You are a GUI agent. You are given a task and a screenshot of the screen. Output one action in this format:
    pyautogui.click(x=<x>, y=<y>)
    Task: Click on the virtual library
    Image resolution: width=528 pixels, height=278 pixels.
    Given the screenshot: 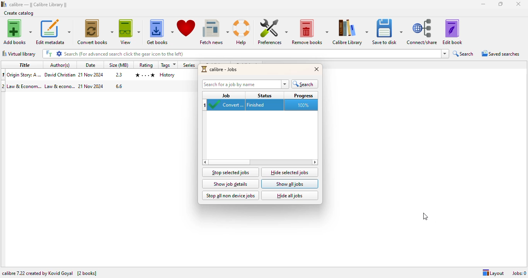 What is the action you would take?
    pyautogui.click(x=19, y=53)
    